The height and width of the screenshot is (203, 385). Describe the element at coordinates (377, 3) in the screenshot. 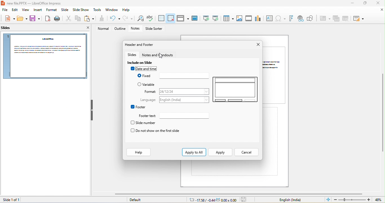

I see `close` at that location.